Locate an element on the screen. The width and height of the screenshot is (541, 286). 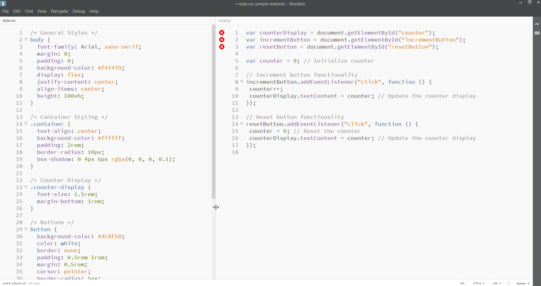
maximize/restore is located at coordinates (529, 3).